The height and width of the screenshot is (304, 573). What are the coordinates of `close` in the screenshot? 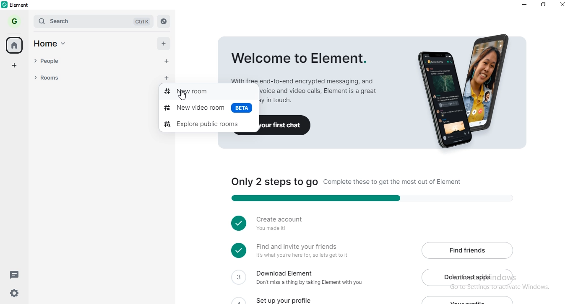 It's located at (564, 5).